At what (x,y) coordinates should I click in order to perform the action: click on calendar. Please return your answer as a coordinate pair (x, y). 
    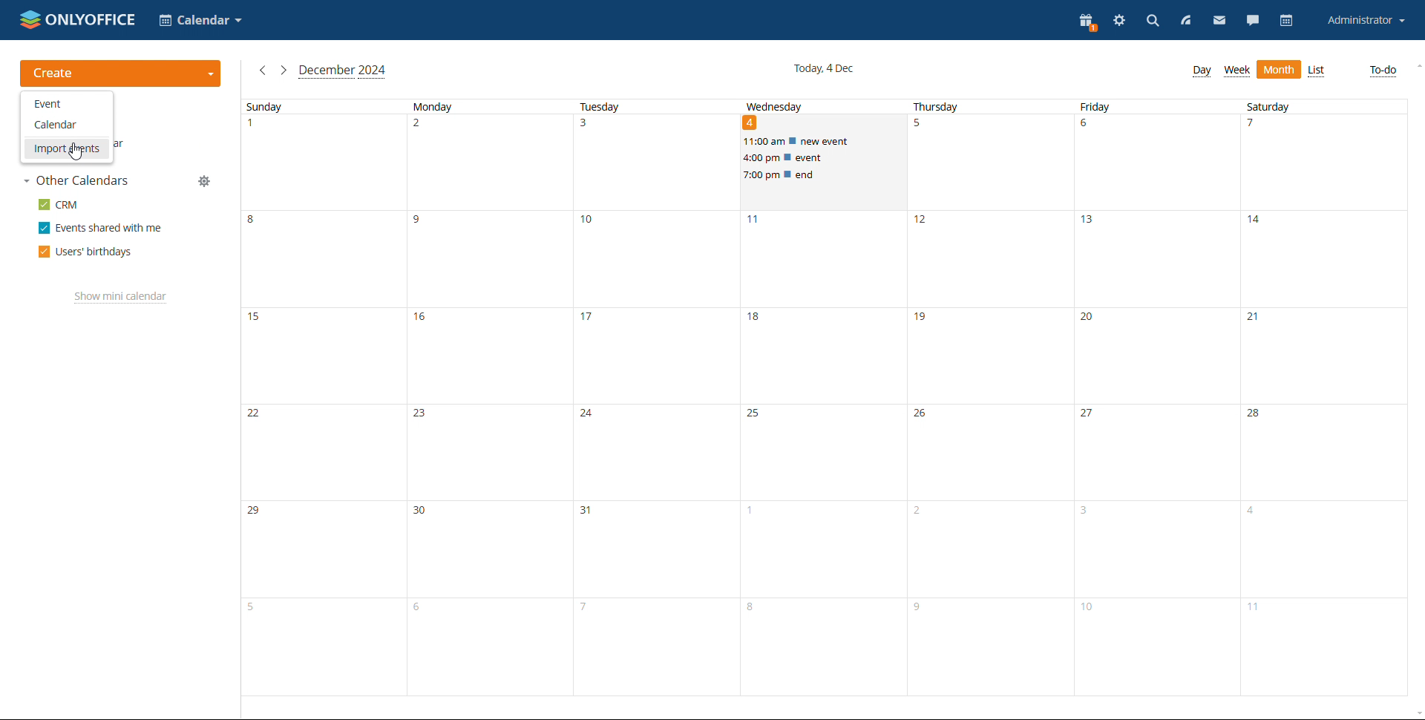
    Looking at the image, I should click on (1287, 22).